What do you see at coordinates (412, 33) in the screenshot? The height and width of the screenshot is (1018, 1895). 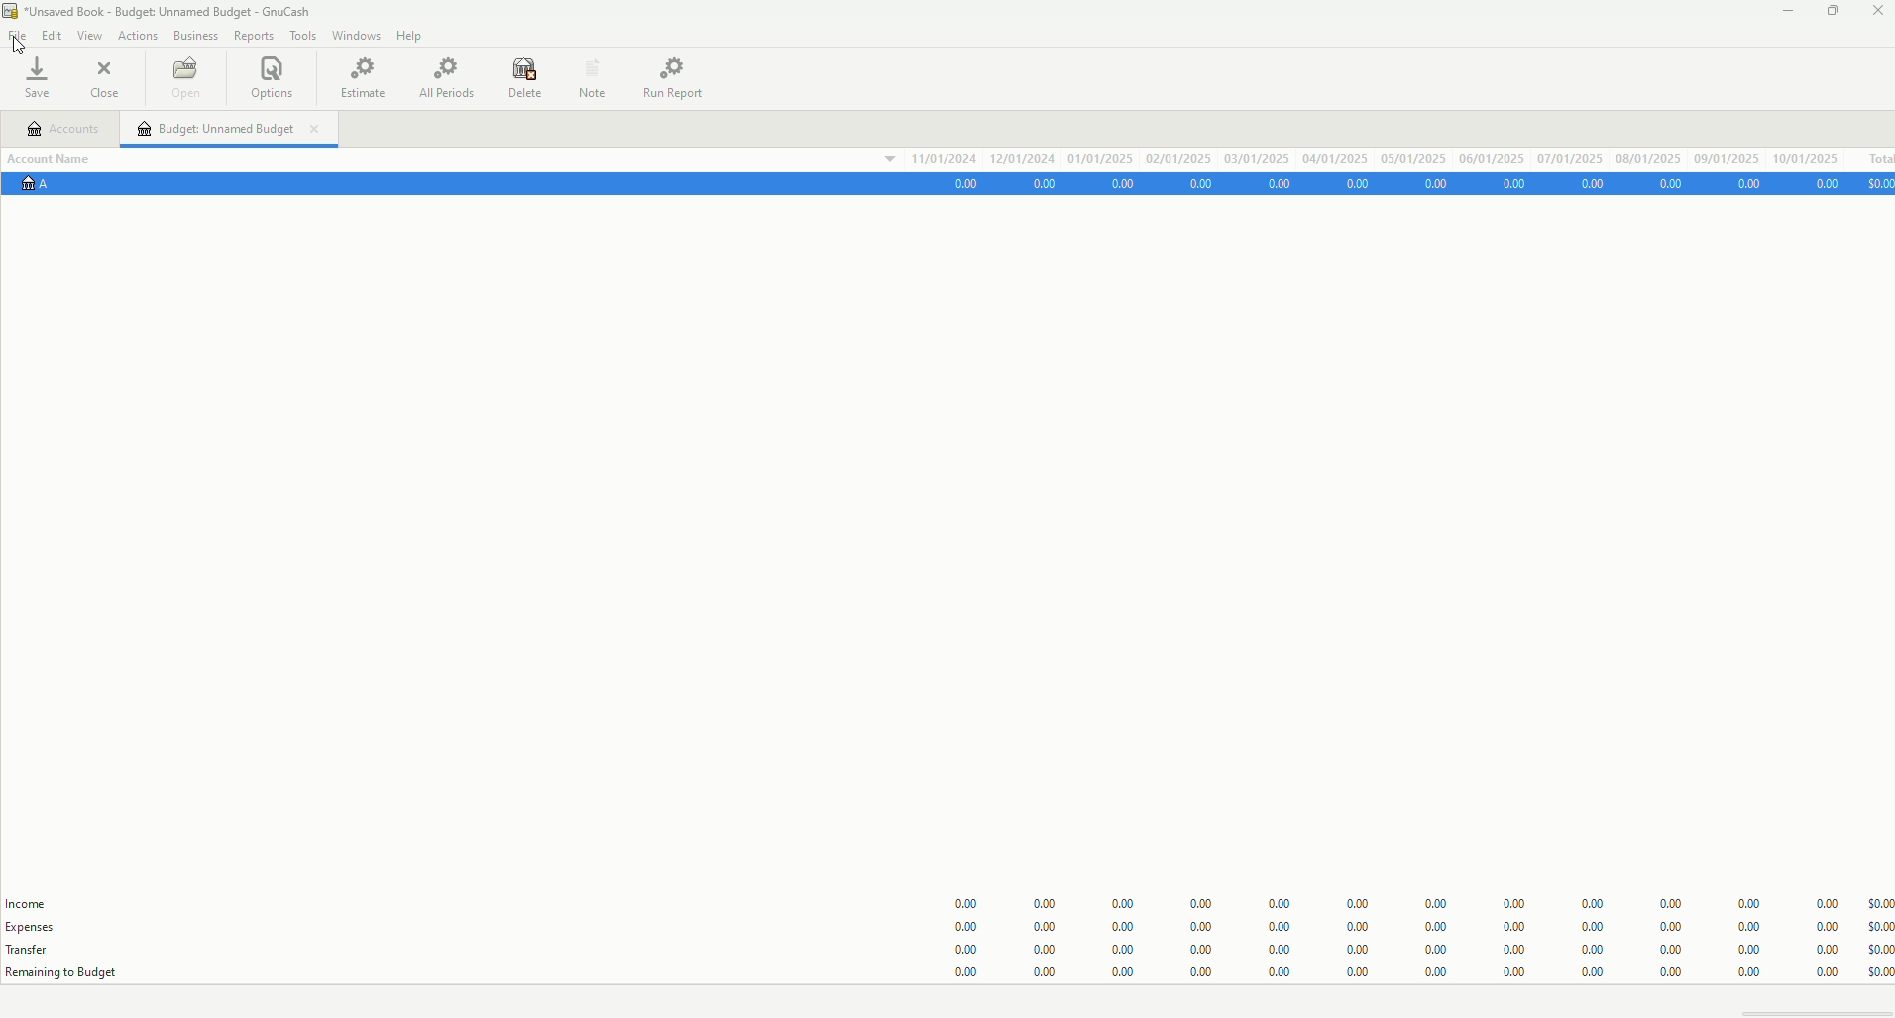 I see `Help` at bounding box center [412, 33].